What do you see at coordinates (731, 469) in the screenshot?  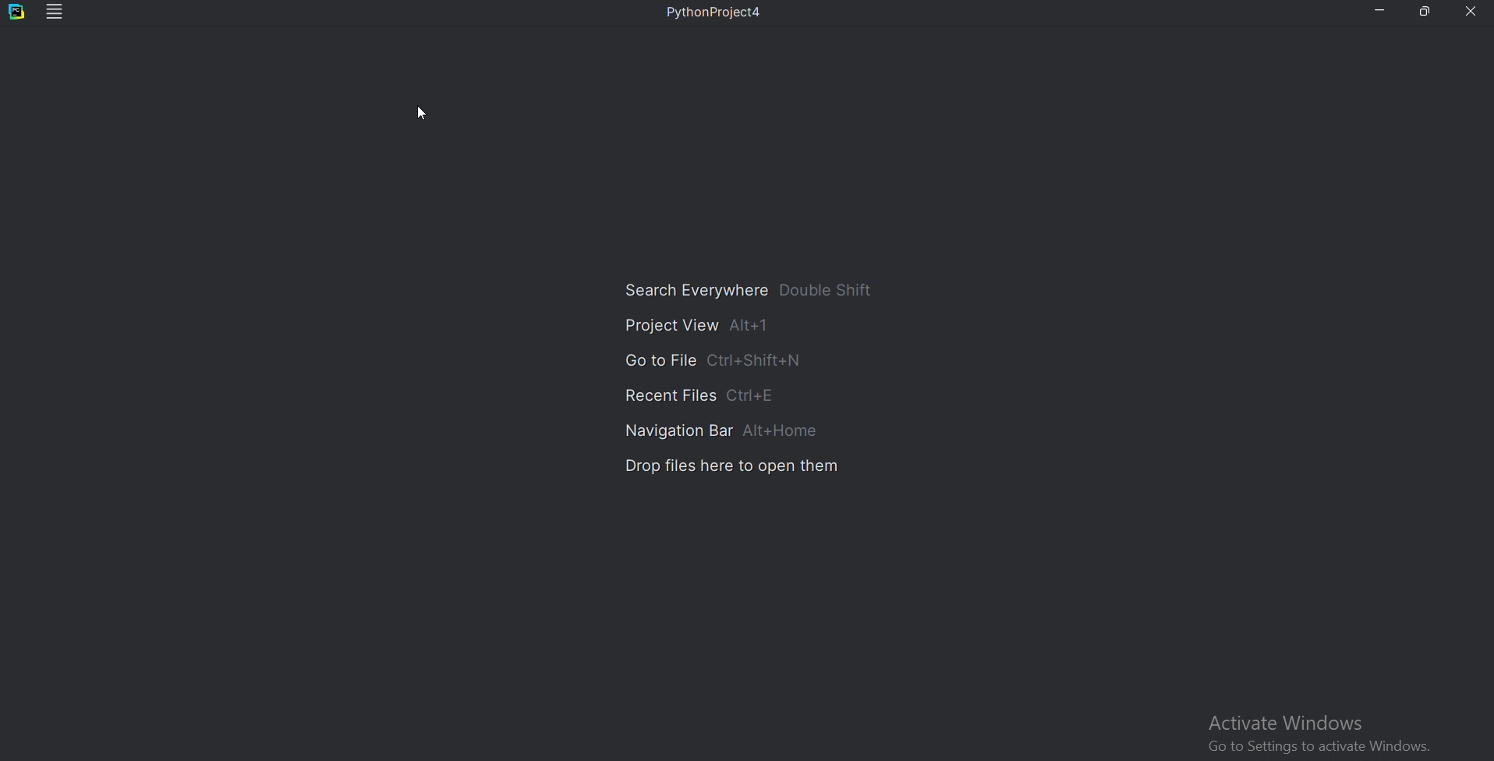 I see `Drop files here to open them` at bounding box center [731, 469].